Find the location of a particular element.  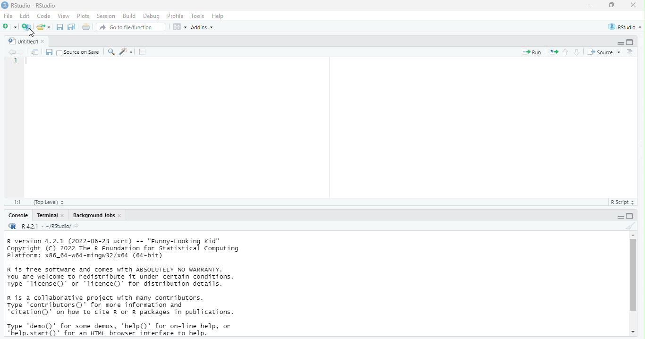

RStudio - RStudio is located at coordinates (35, 5).